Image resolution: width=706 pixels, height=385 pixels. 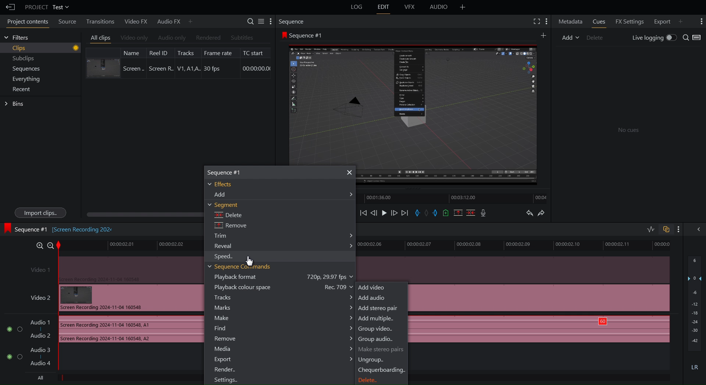 I want to click on More, so click(x=463, y=7).